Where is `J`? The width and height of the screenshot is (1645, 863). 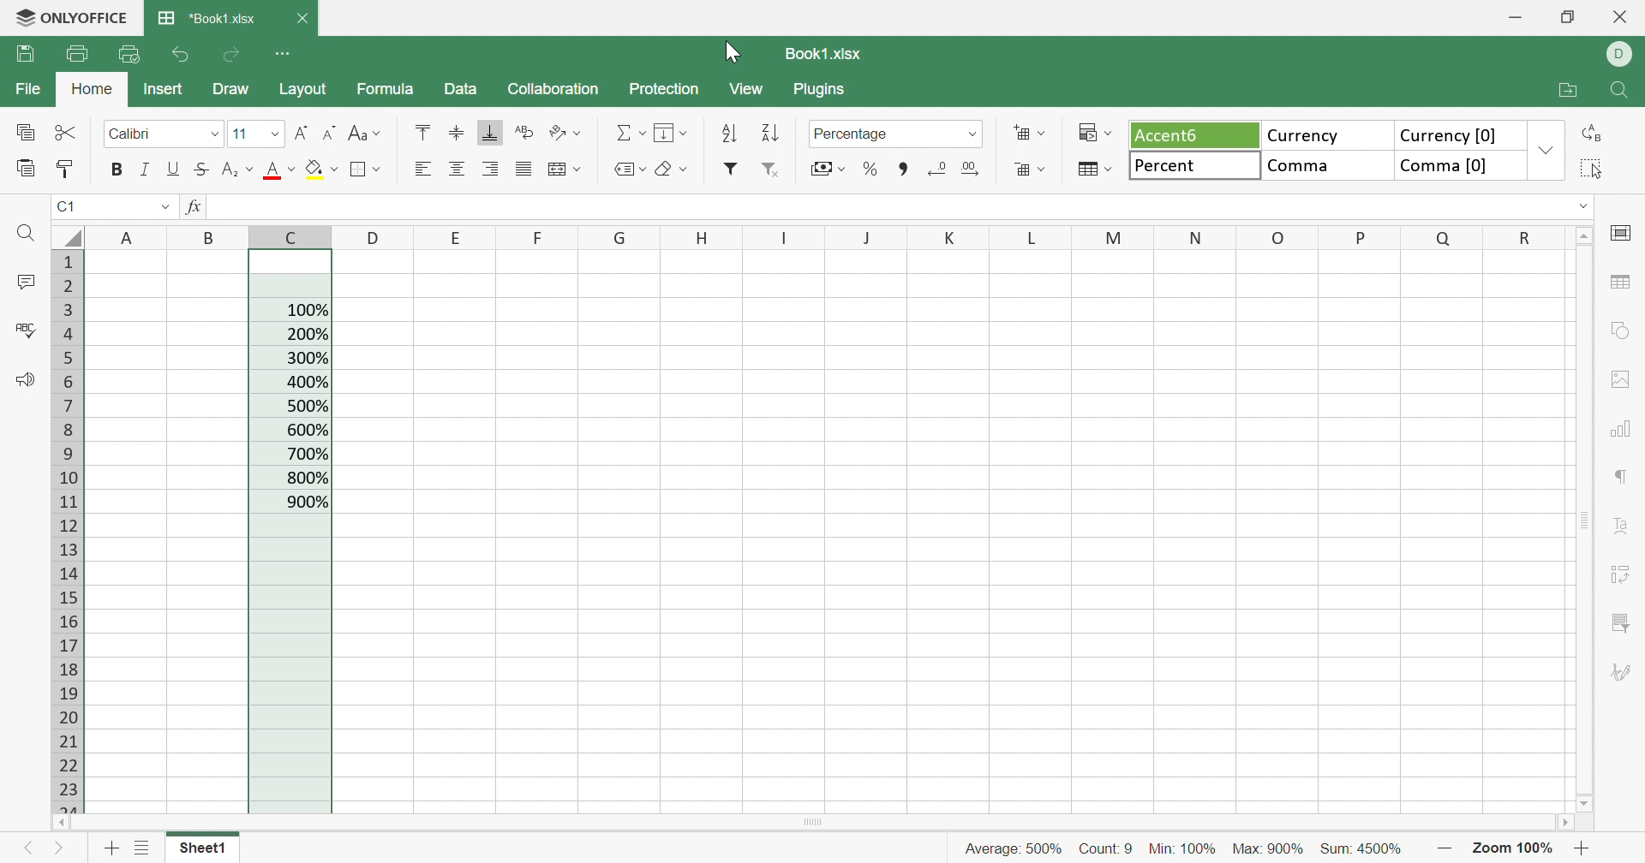 J is located at coordinates (867, 238).